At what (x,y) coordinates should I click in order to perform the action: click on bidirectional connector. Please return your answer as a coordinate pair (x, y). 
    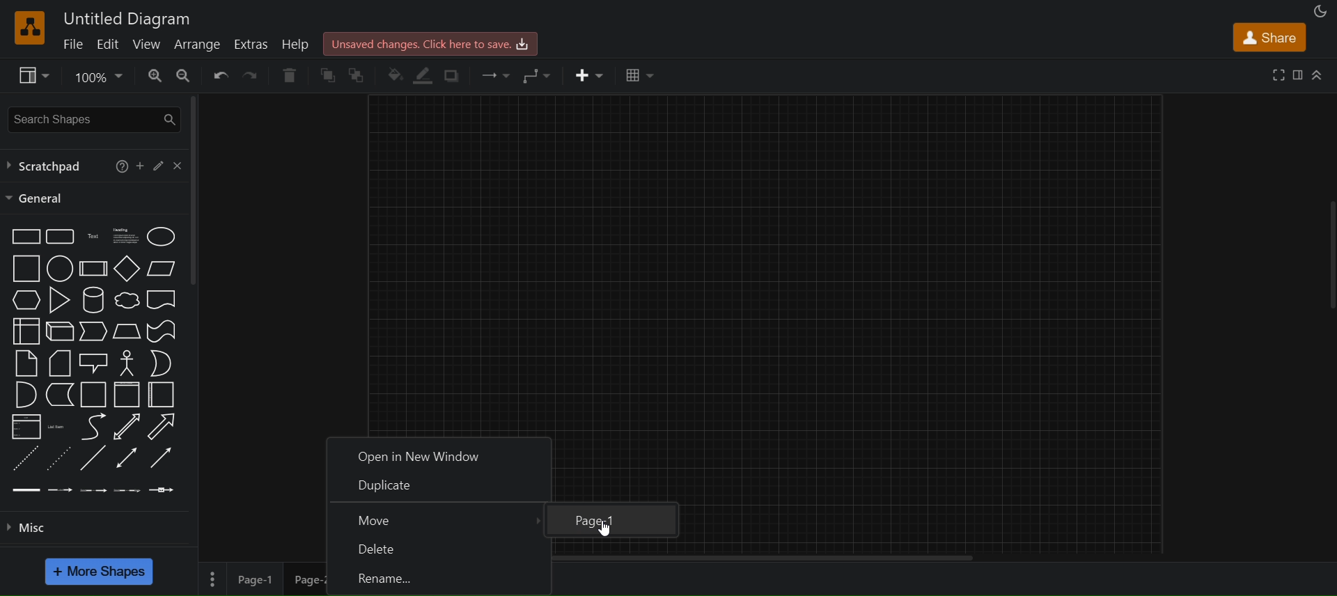
    Looking at the image, I should click on (127, 457).